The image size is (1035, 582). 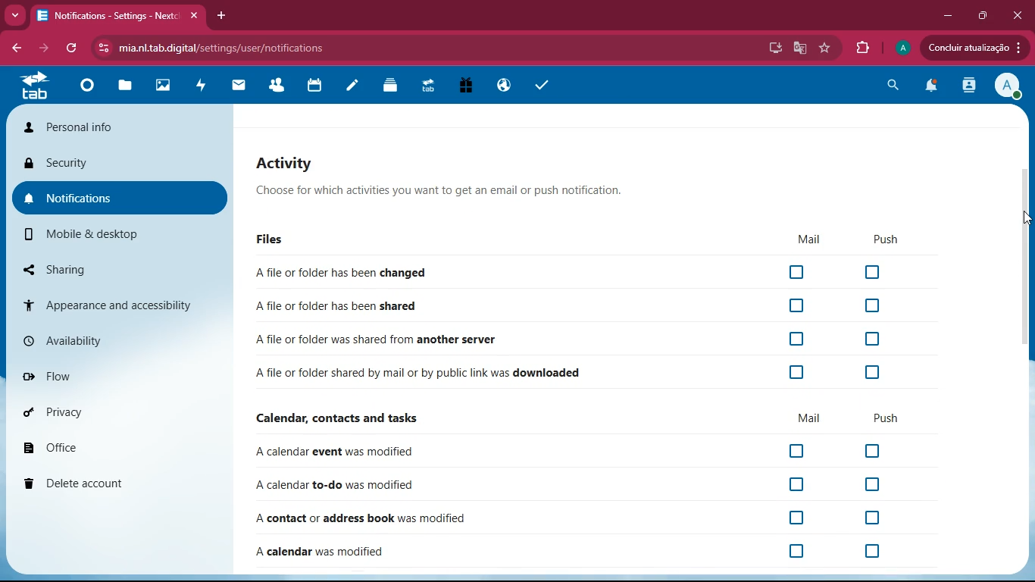 What do you see at coordinates (799, 49) in the screenshot?
I see `google translate` at bounding box center [799, 49].